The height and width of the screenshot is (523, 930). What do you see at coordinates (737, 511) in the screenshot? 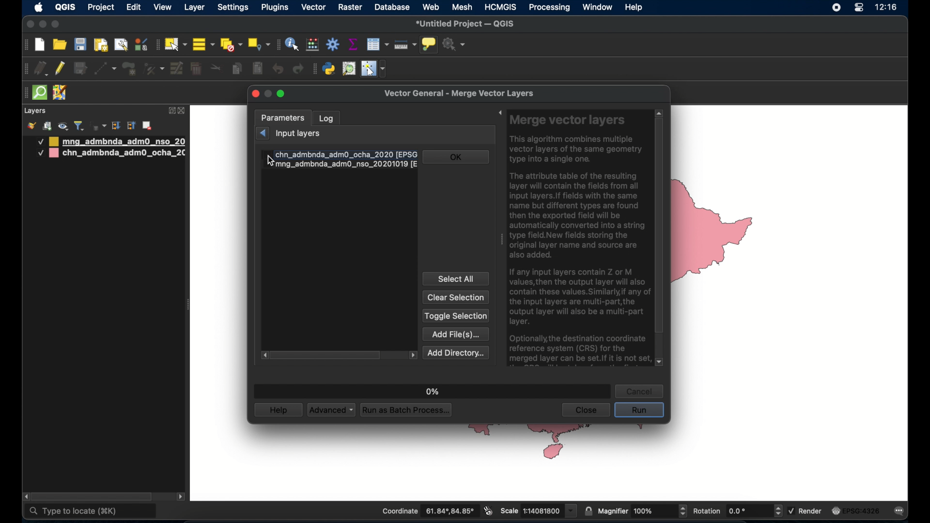
I see `rotation` at bounding box center [737, 511].